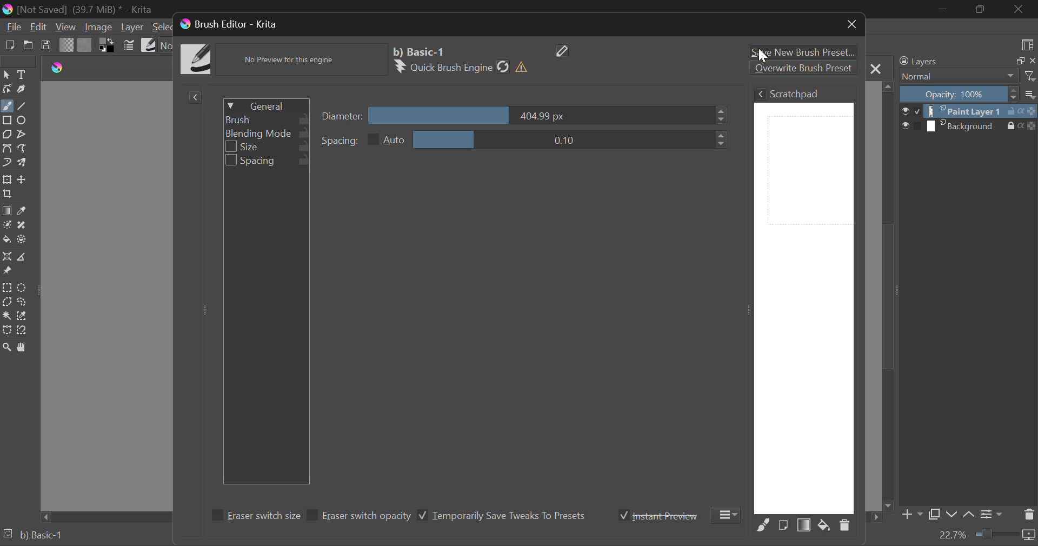 The height and width of the screenshot is (546, 1038). I want to click on Size, so click(268, 148).